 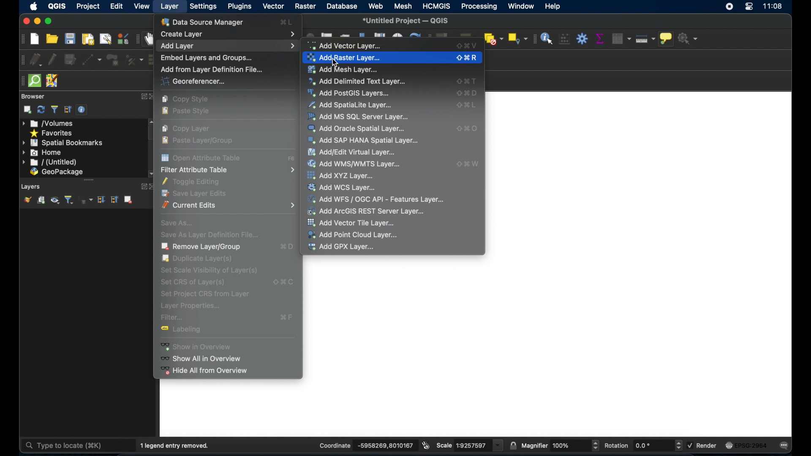 What do you see at coordinates (620, 38) in the screenshot?
I see `open attribute table` at bounding box center [620, 38].